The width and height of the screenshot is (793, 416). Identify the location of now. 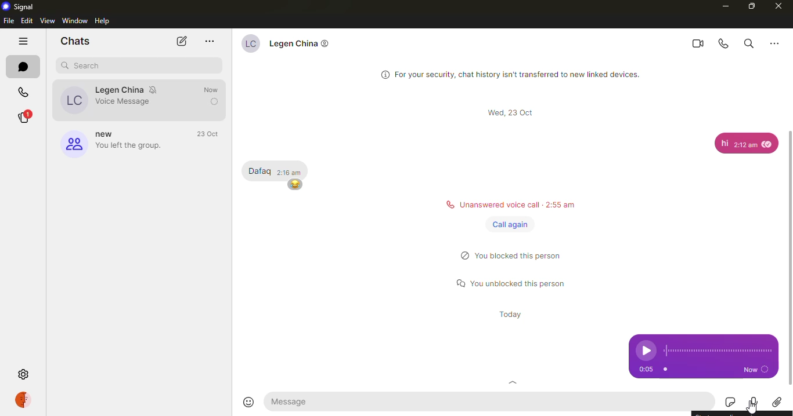
(755, 369).